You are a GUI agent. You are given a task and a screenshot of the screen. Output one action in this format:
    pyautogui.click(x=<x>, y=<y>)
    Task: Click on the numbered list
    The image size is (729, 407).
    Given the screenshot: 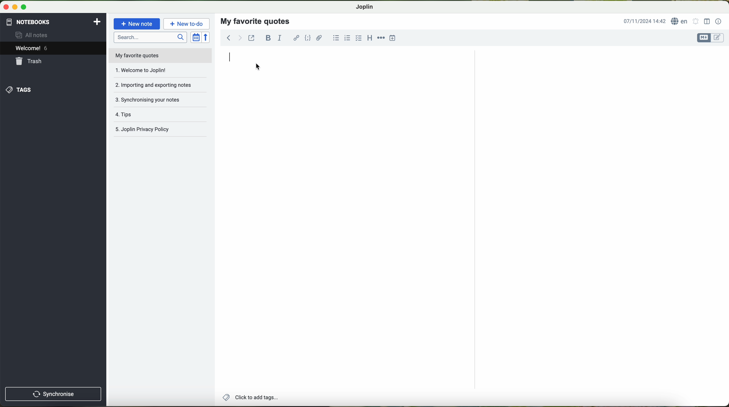 What is the action you would take?
    pyautogui.click(x=348, y=38)
    